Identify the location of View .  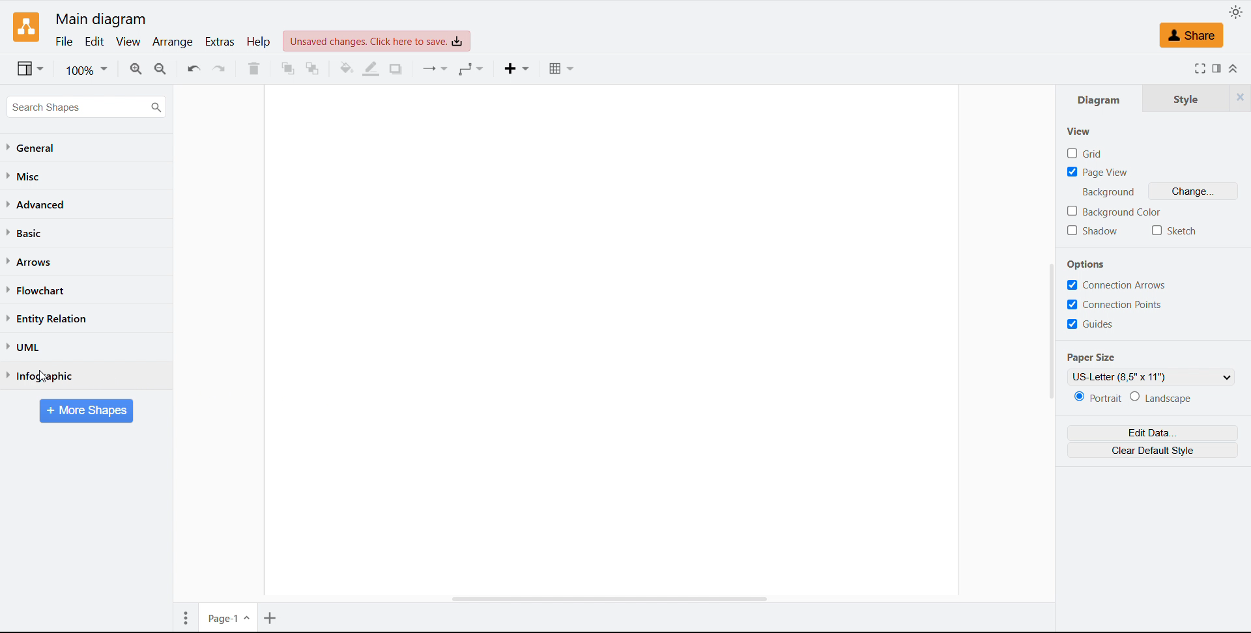
(1078, 132).